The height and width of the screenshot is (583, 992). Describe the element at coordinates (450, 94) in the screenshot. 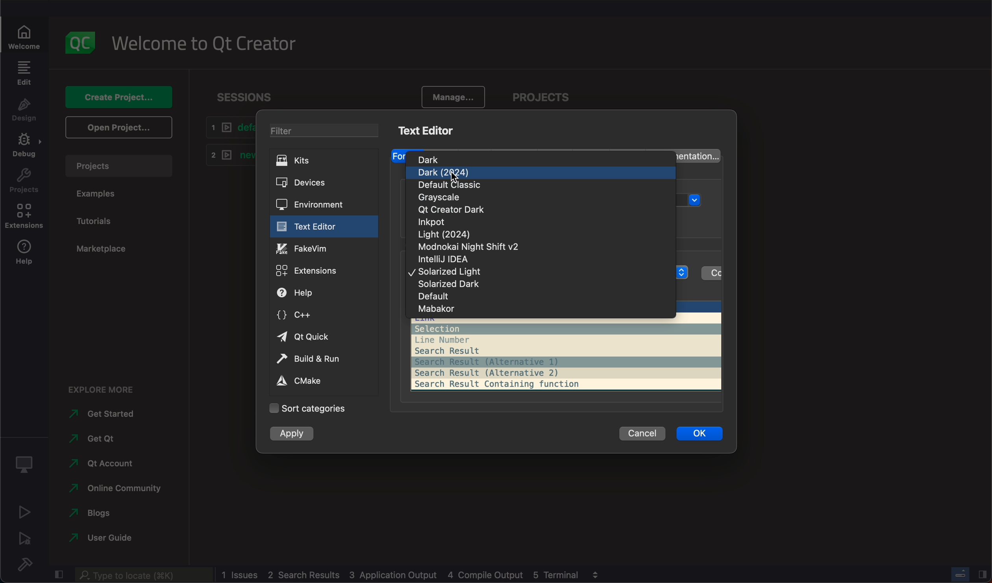

I see `manage` at that location.